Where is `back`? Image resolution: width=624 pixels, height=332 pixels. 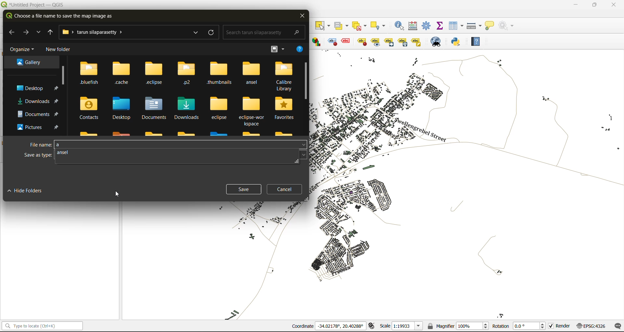 back is located at coordinates (12, 32).